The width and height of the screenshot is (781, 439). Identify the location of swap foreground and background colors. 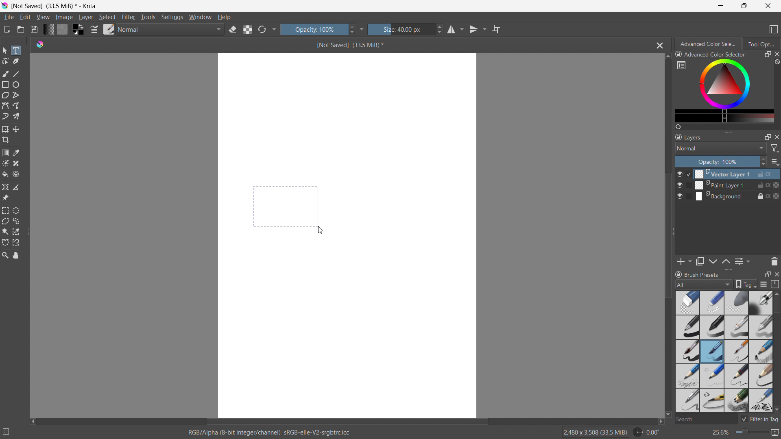
(78, 30).